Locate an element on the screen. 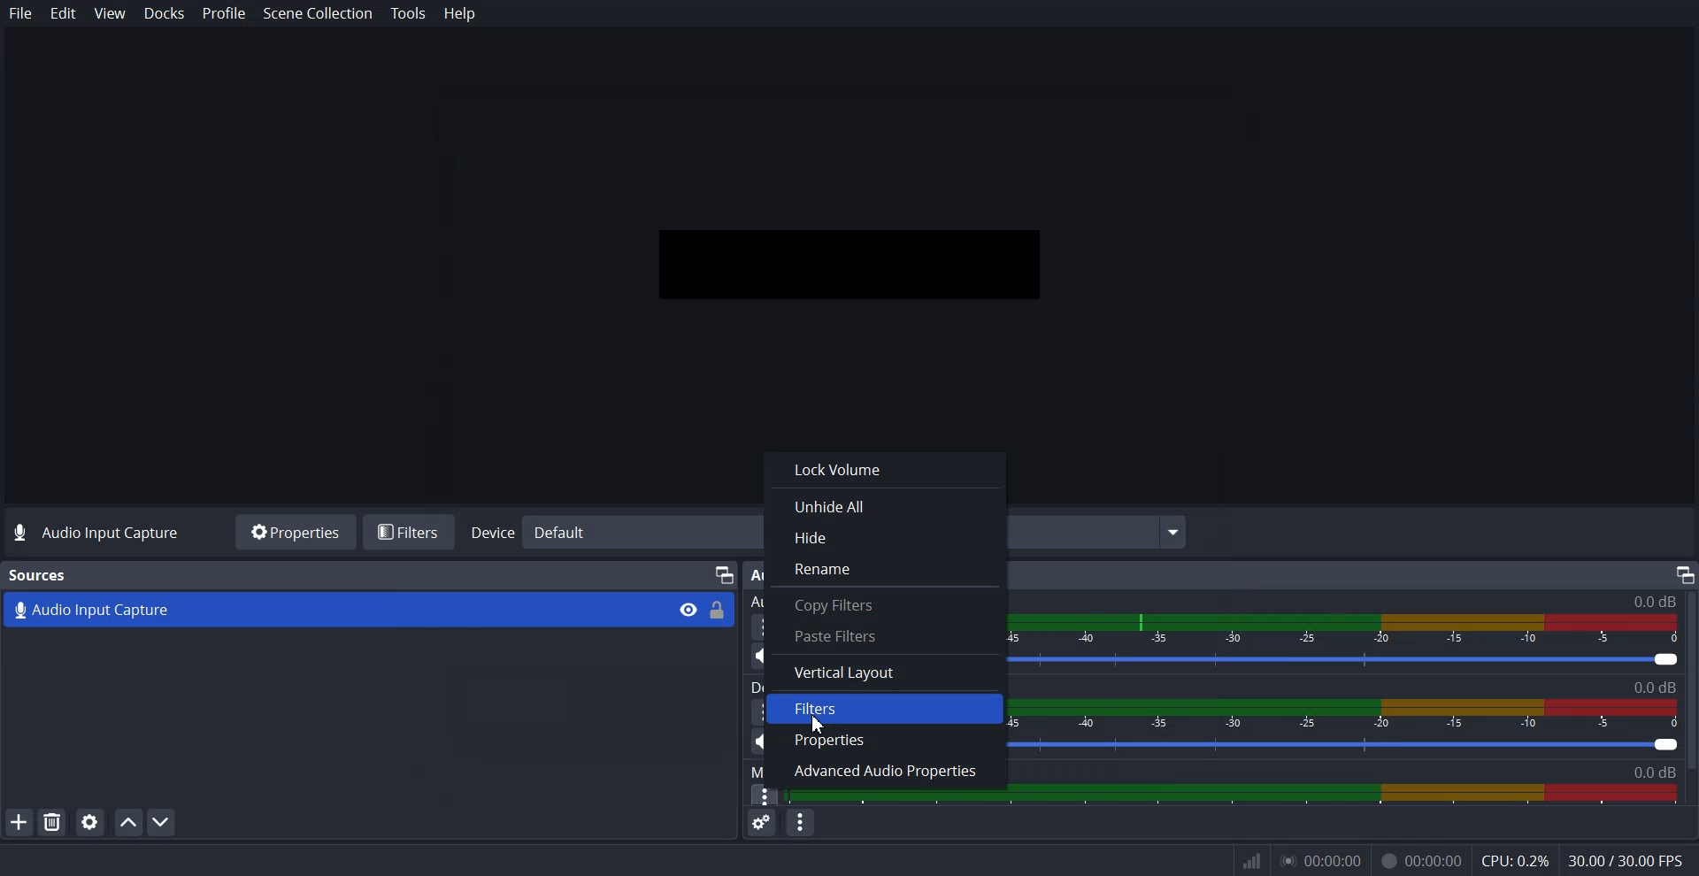  Mute is located at coordinates (762, 742).